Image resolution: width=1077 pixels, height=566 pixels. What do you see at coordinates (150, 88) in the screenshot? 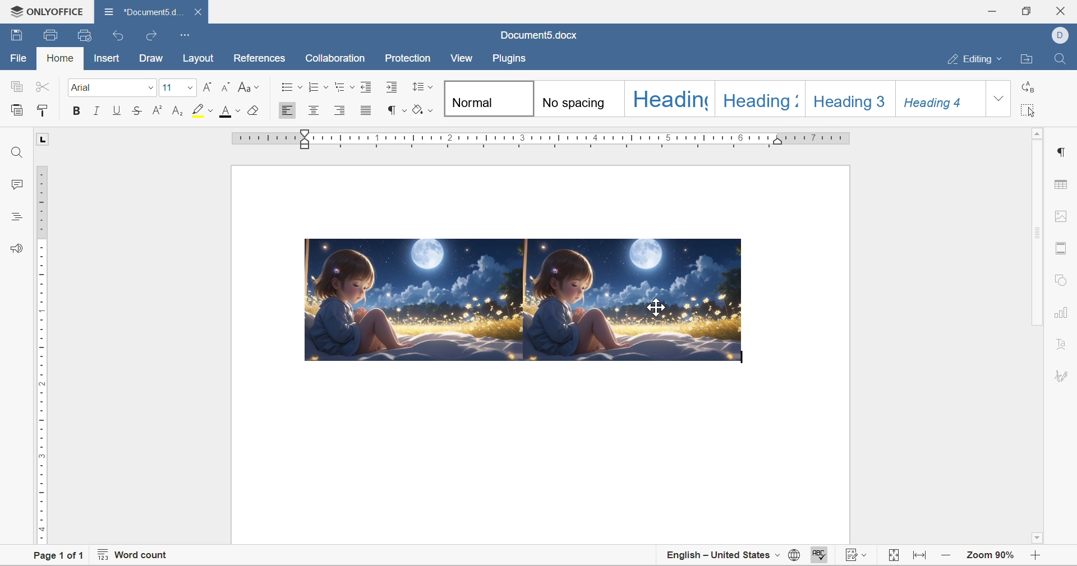
I see `drop down` at bounding box center [150, 88].